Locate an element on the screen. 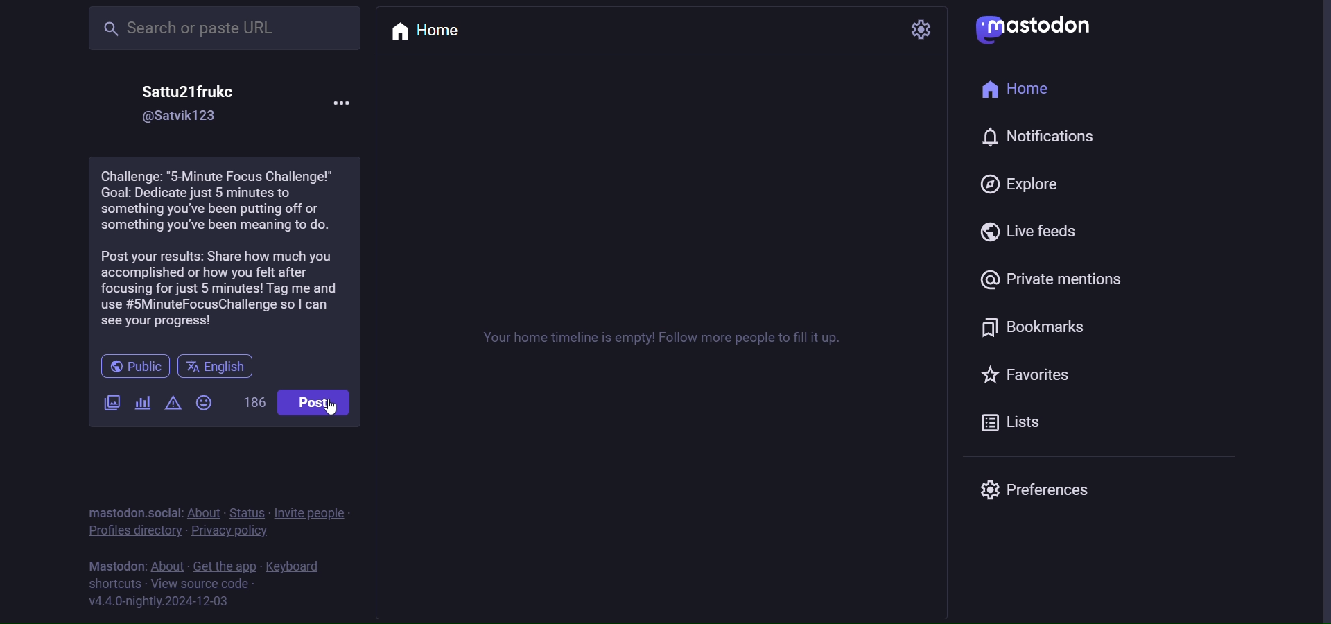 The height and width of the screenshot is (624, 1331). about is located at coordinates (206, 510).